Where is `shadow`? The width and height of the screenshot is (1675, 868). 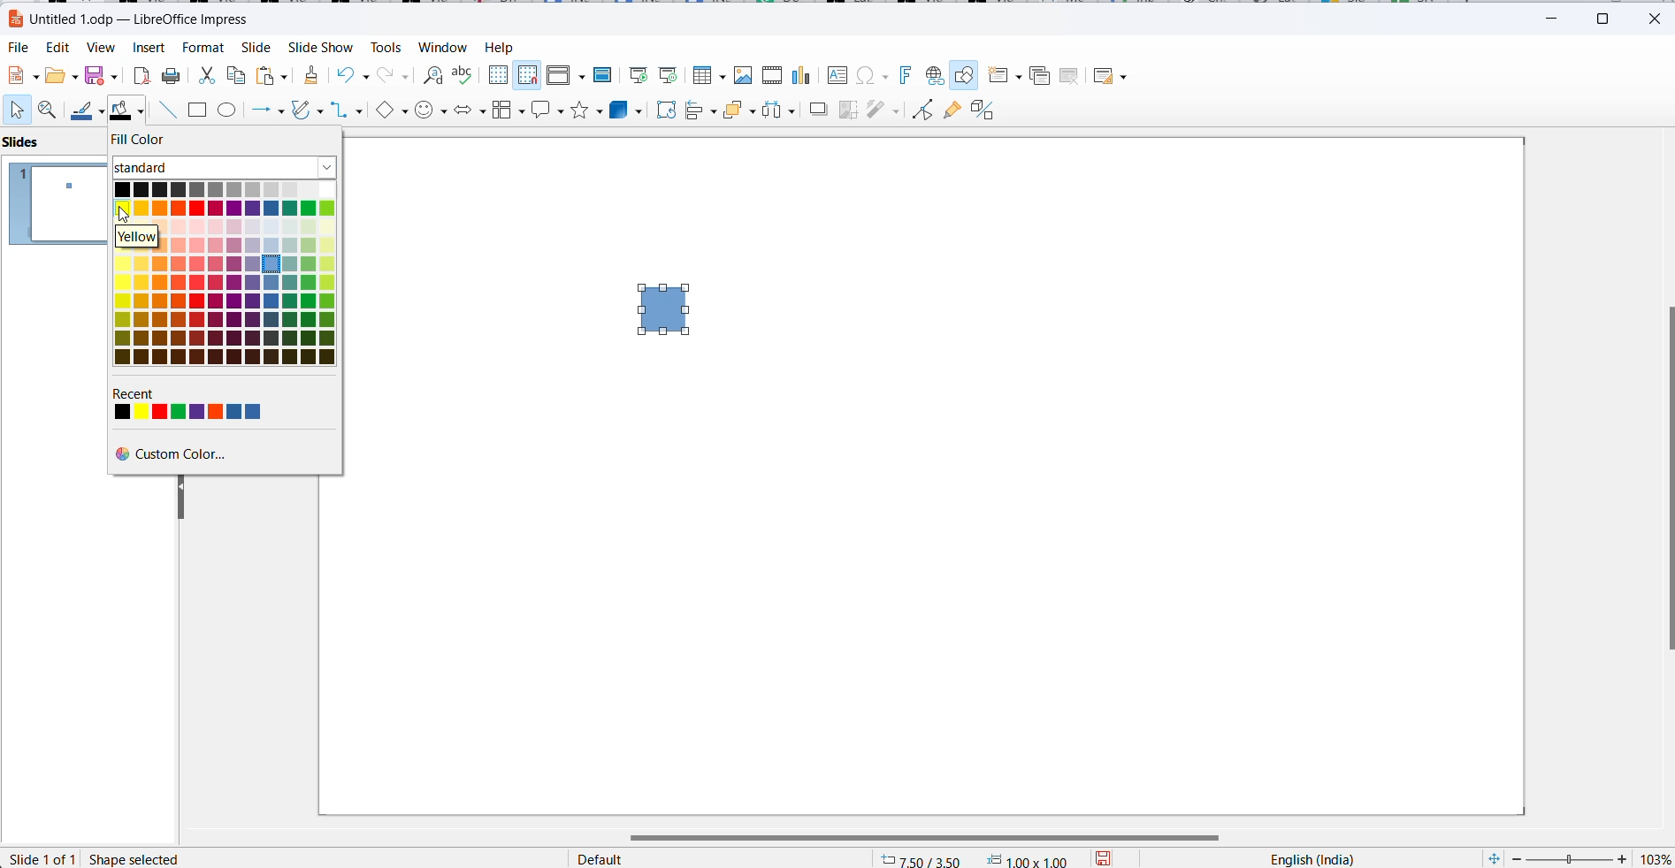 shadow is located at coordinates (817, 111).